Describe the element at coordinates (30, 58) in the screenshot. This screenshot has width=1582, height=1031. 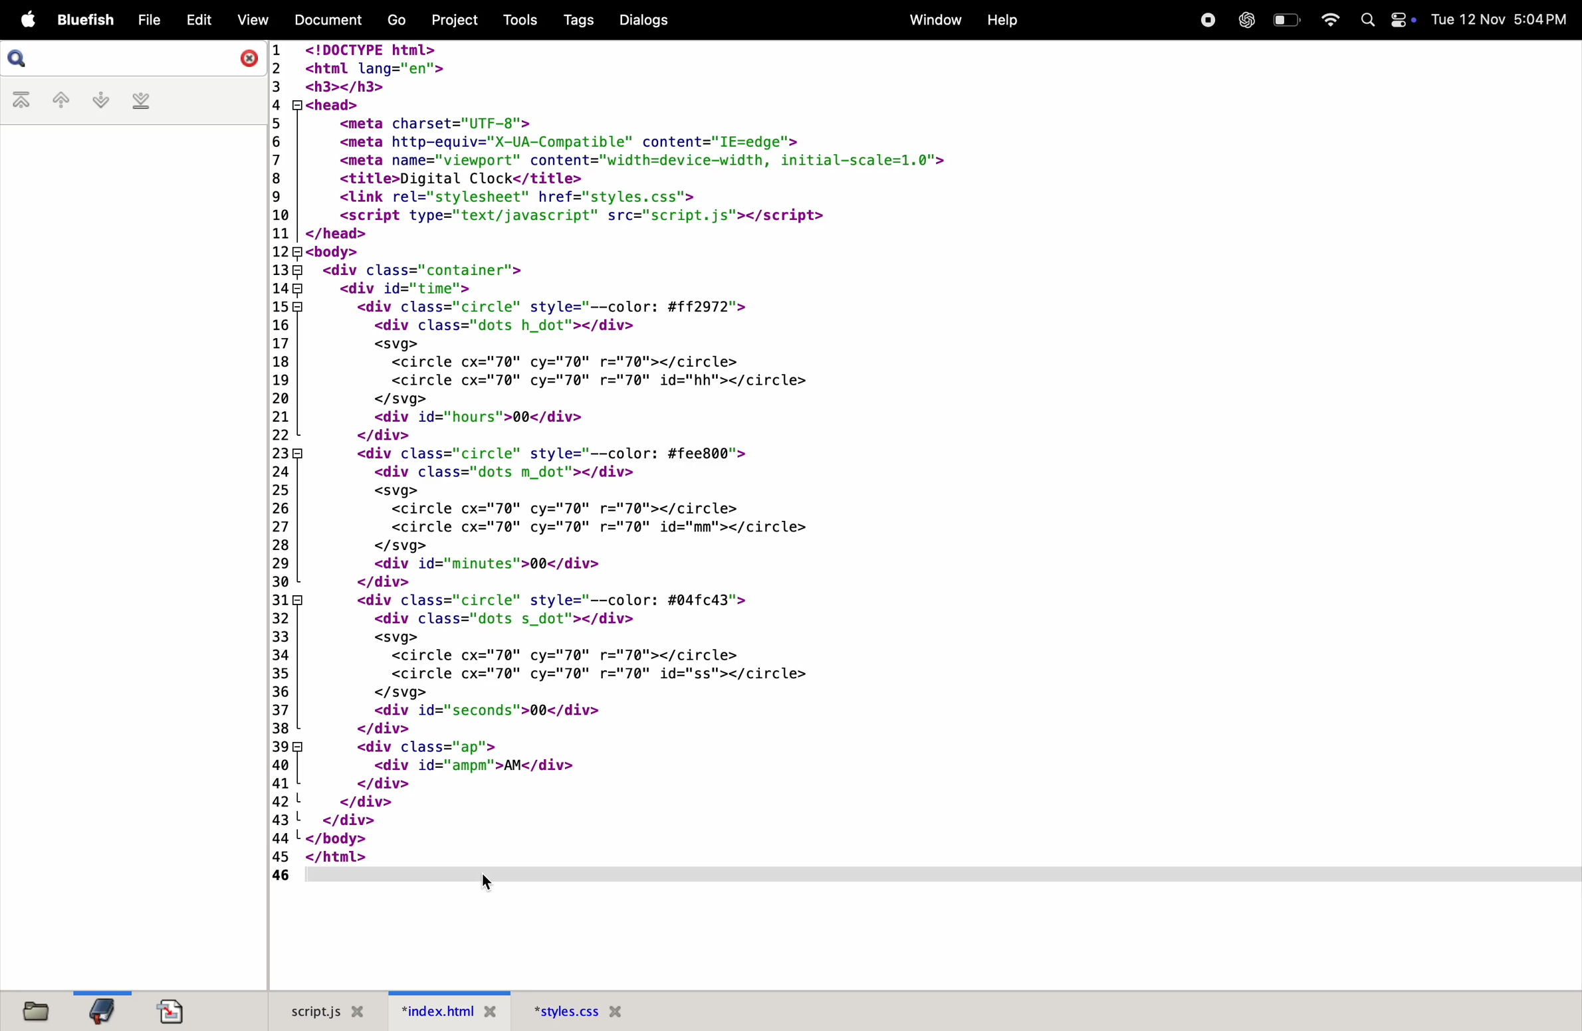
I see `search` at that location.